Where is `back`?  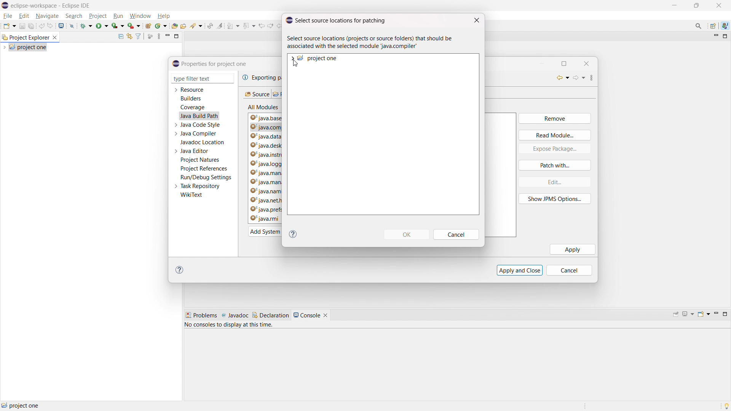 back is located at coordinates (560, 78).